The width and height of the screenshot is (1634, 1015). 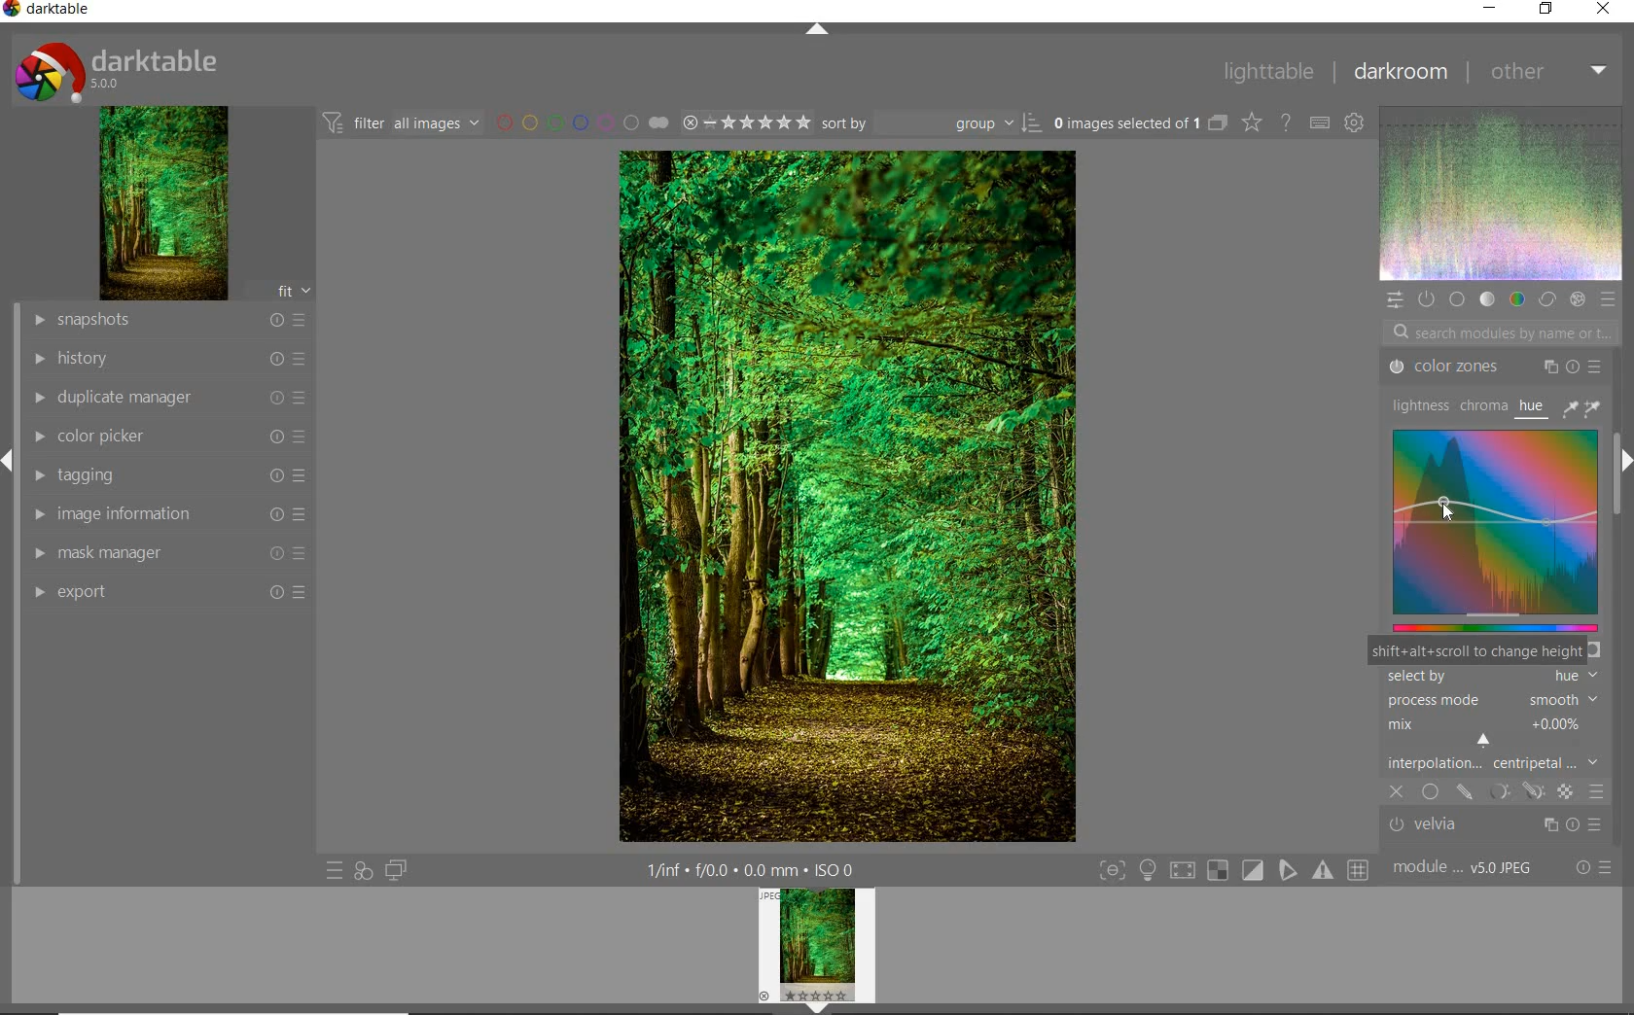 I want to click on SHOW GLOBAL PREFERENCE, so click(x=1356, y=122).